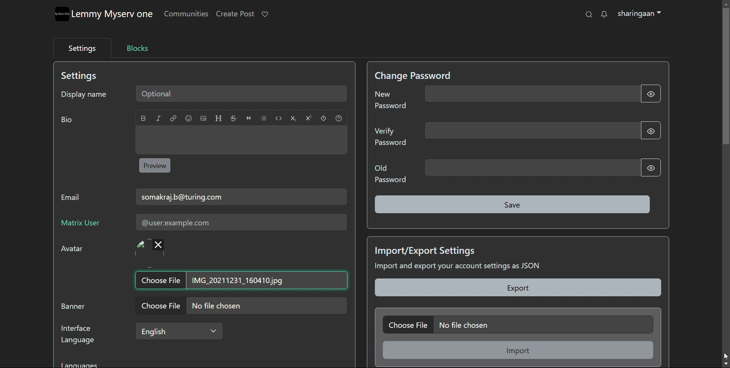 The width and height of the screenshot is (730, 368). I want to click on code, so click(278, 118).